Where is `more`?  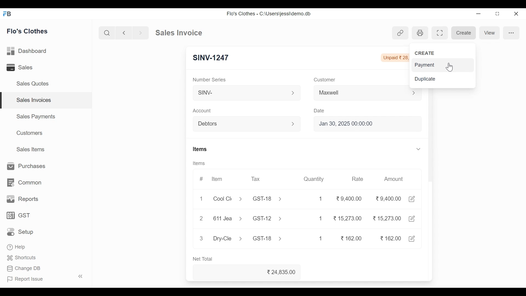 more is located at coordinates (510, 33).